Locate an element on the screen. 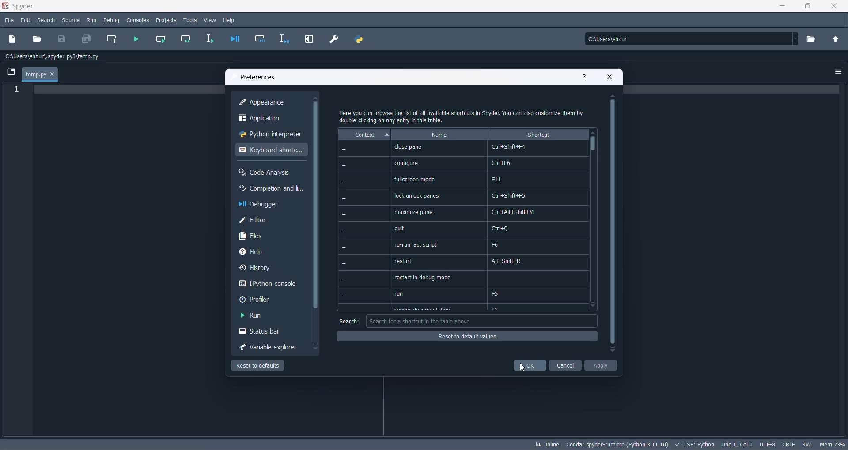 Image resolution: width=848 pixels, height=450 pixels. scrollbar is located at coordinates (315, 208).